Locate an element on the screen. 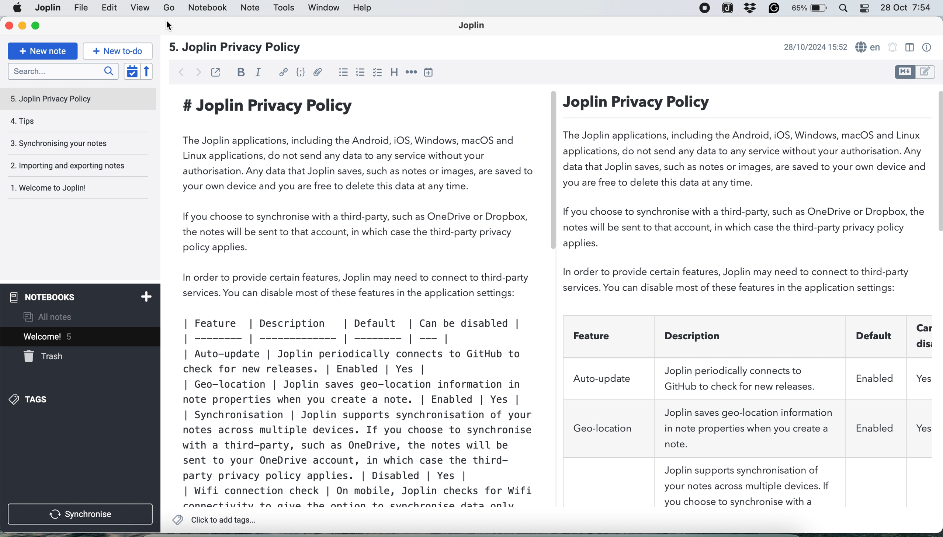 Image resolution: width=943 pixels, height=537 pixels. 2. Importing and exporting notes is located at coordinates (74, 166).